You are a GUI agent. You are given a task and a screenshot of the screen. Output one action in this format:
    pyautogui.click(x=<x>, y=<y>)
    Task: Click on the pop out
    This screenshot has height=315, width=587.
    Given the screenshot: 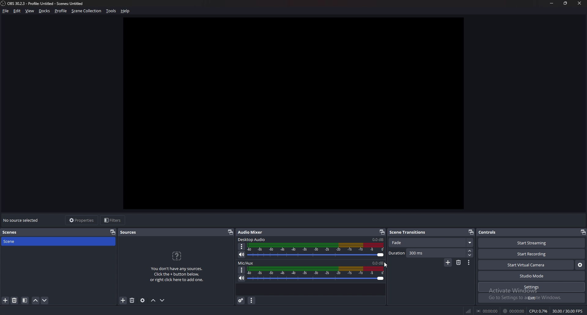 What is the action you would take?
    pyautogui.click(x=113, y=232)
    